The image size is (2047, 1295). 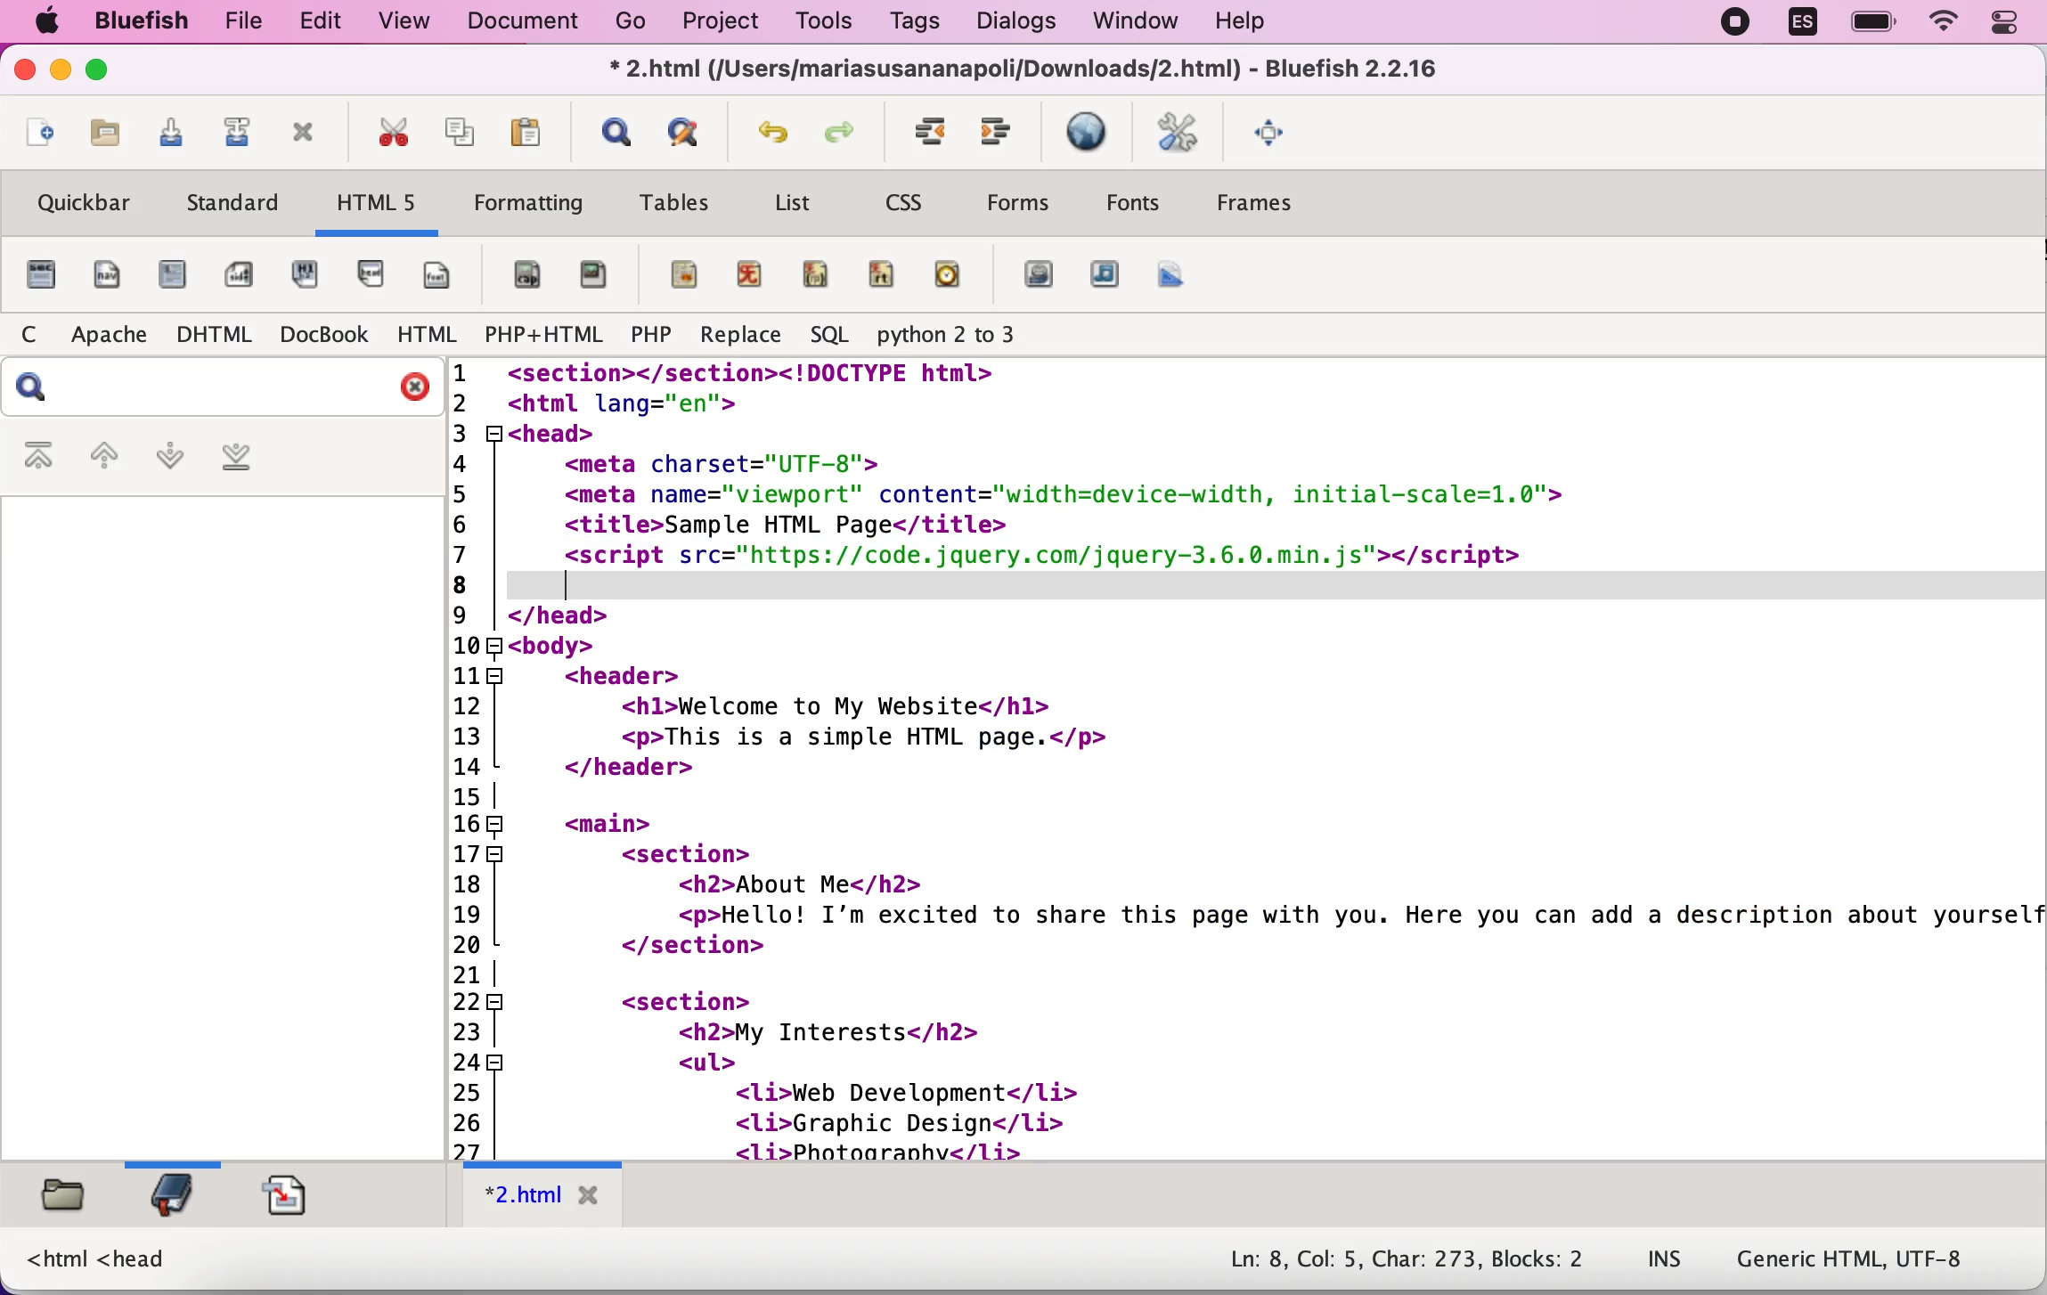 What do you see at coordinates (911, 200) in the screenshot?
I see `css` at bounding box center [911, 200].